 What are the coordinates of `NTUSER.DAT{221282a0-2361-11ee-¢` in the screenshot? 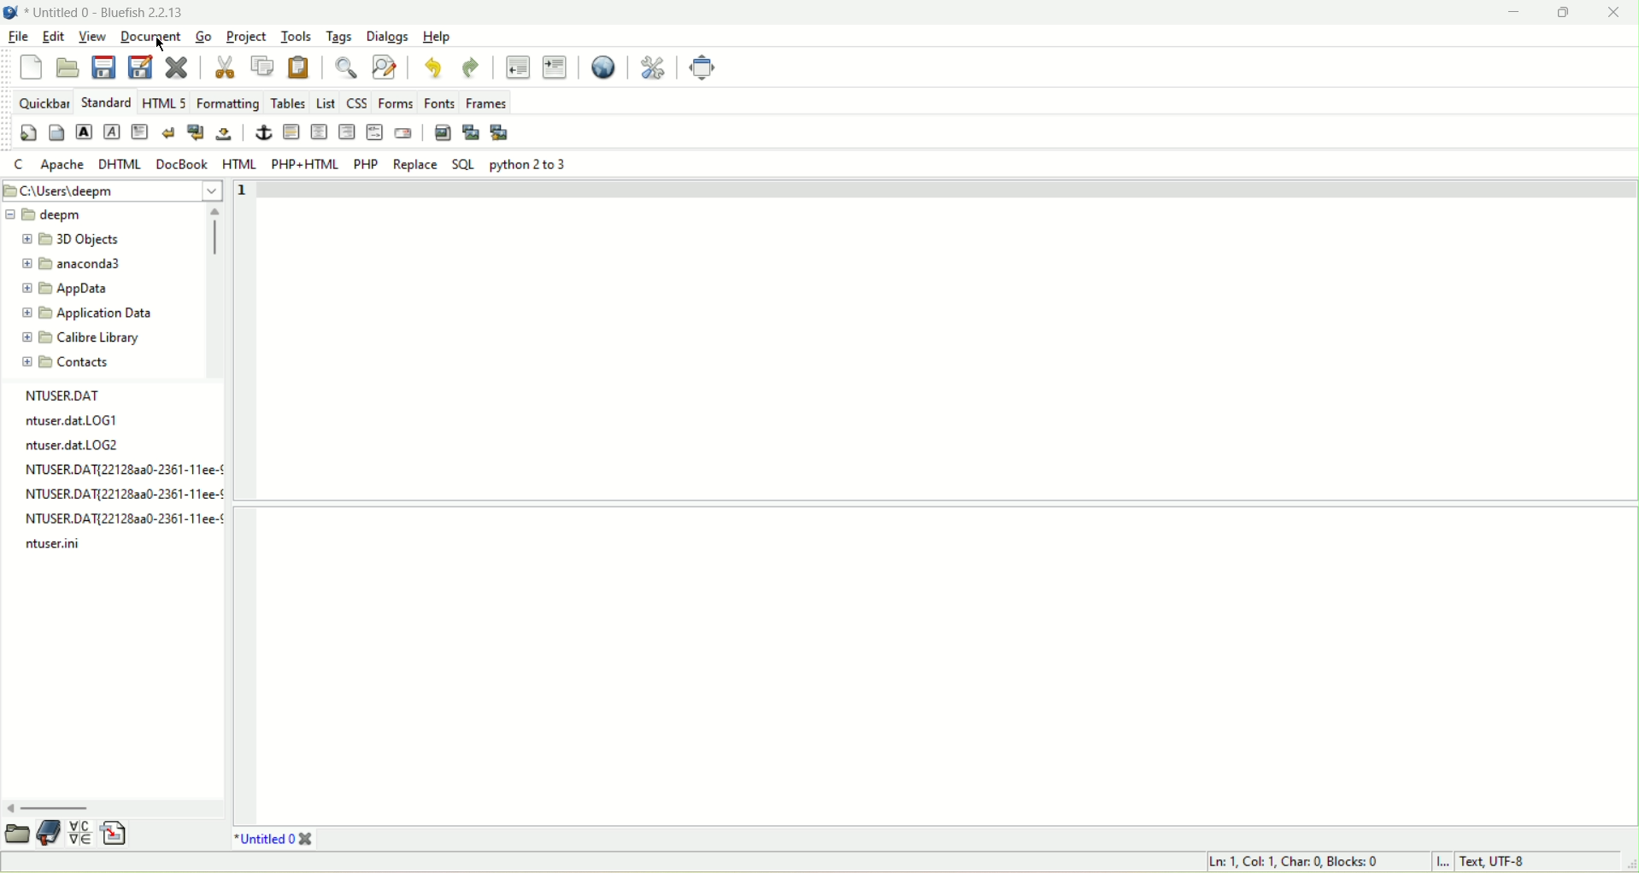 It's located at (119, 518).